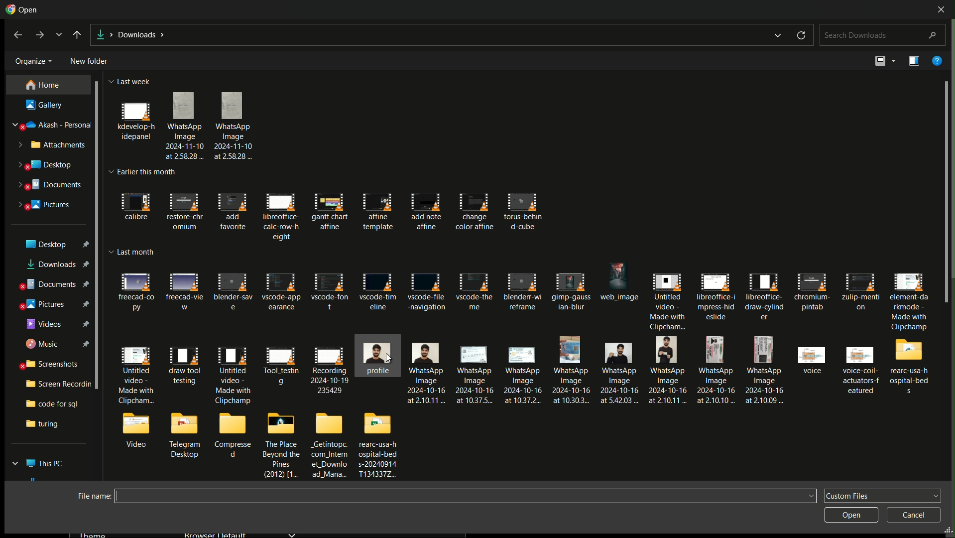 The image size is (955, 538). Describe the element at coordinates (8, 9) in the screenshot. I see `icon` at that location.